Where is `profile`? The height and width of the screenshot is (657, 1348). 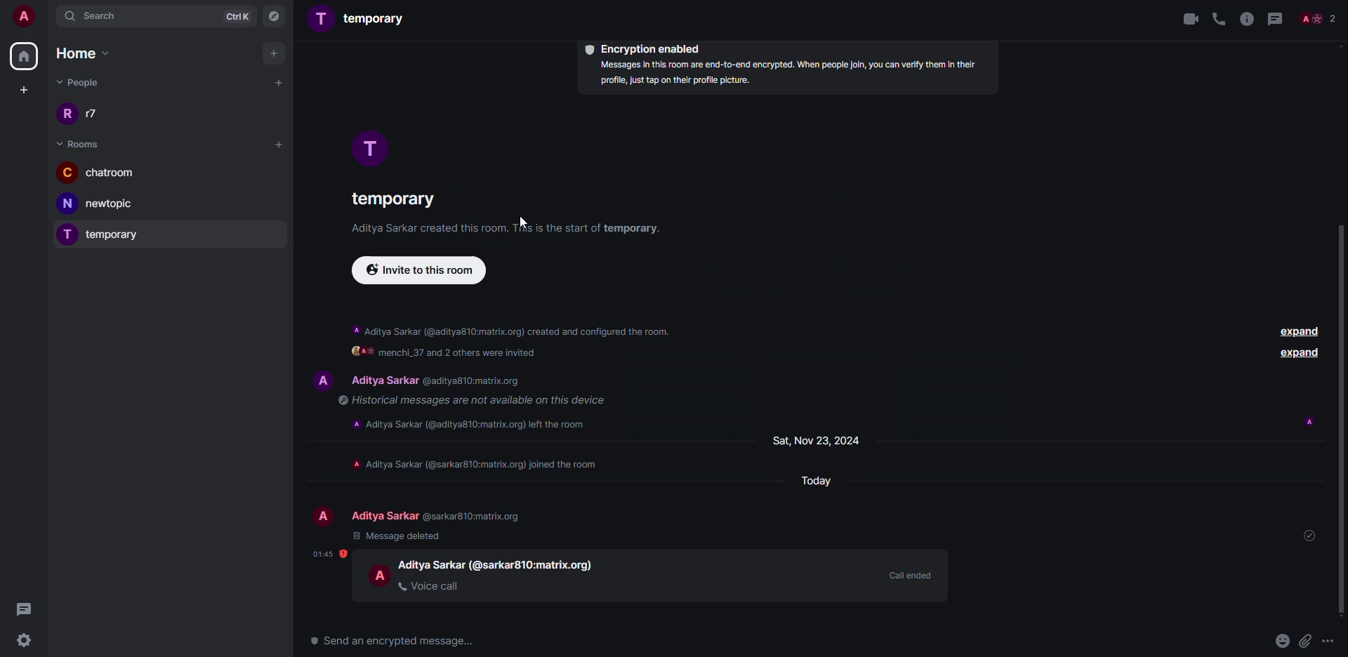 profile is located at coordinates (322, 378).